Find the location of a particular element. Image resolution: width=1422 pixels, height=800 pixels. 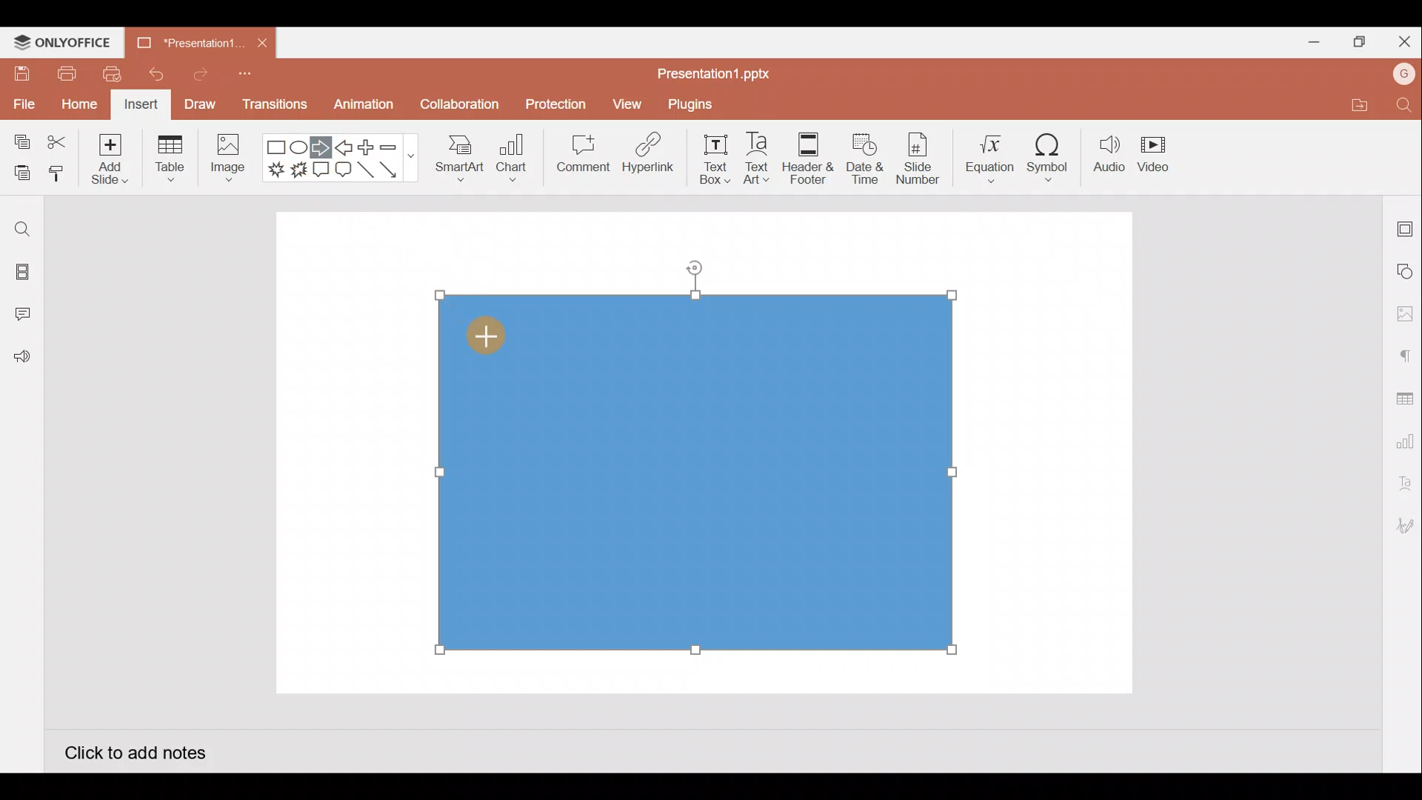

Home is located at coordinates (79, 106).